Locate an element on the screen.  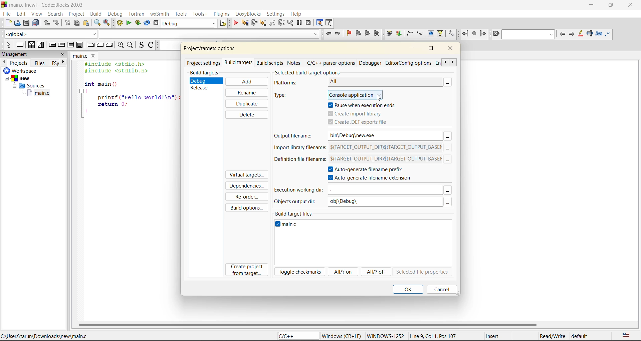
find is located at coordinates (96, 22).